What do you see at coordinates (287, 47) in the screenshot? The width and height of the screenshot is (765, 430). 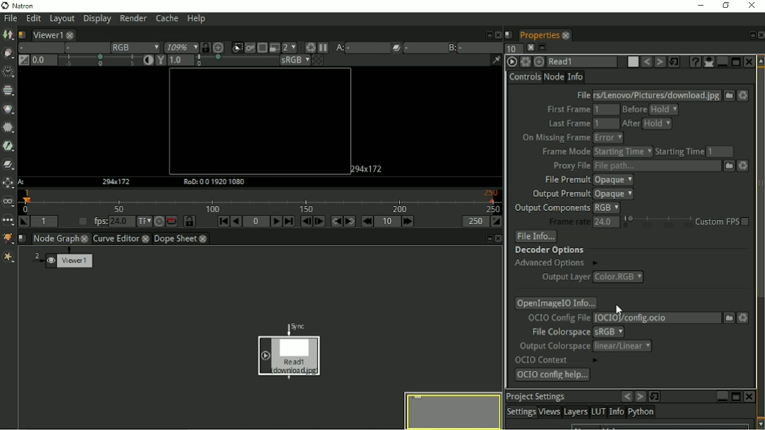 I see `Scale down render` at bounding box center [287, 47].